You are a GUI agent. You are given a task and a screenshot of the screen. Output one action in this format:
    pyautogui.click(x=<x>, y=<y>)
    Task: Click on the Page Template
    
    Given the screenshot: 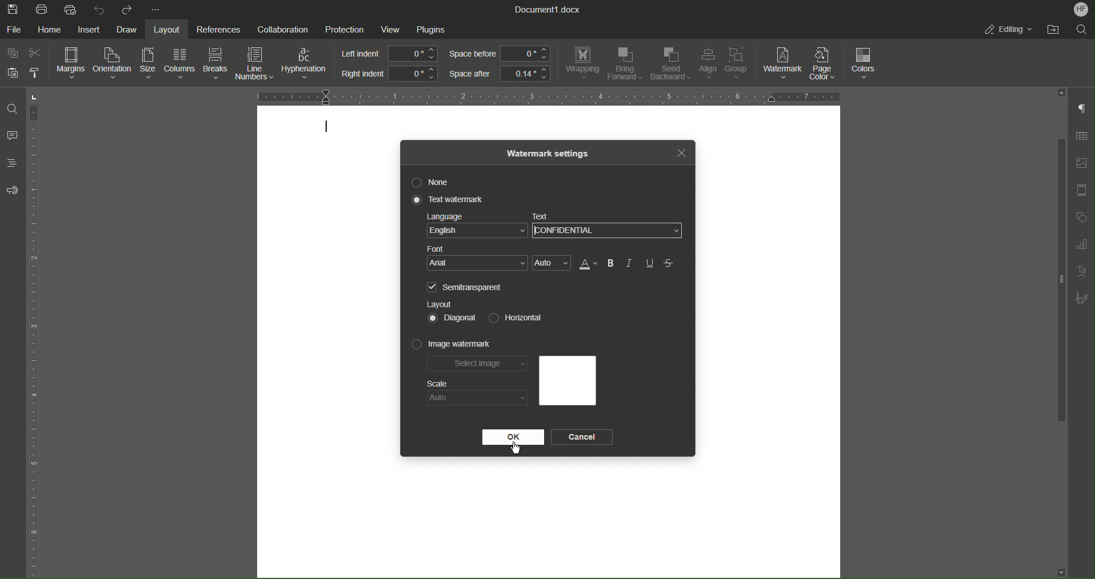 What is the action you would take?
    pyautogui.click(x=1081, y=191)
    